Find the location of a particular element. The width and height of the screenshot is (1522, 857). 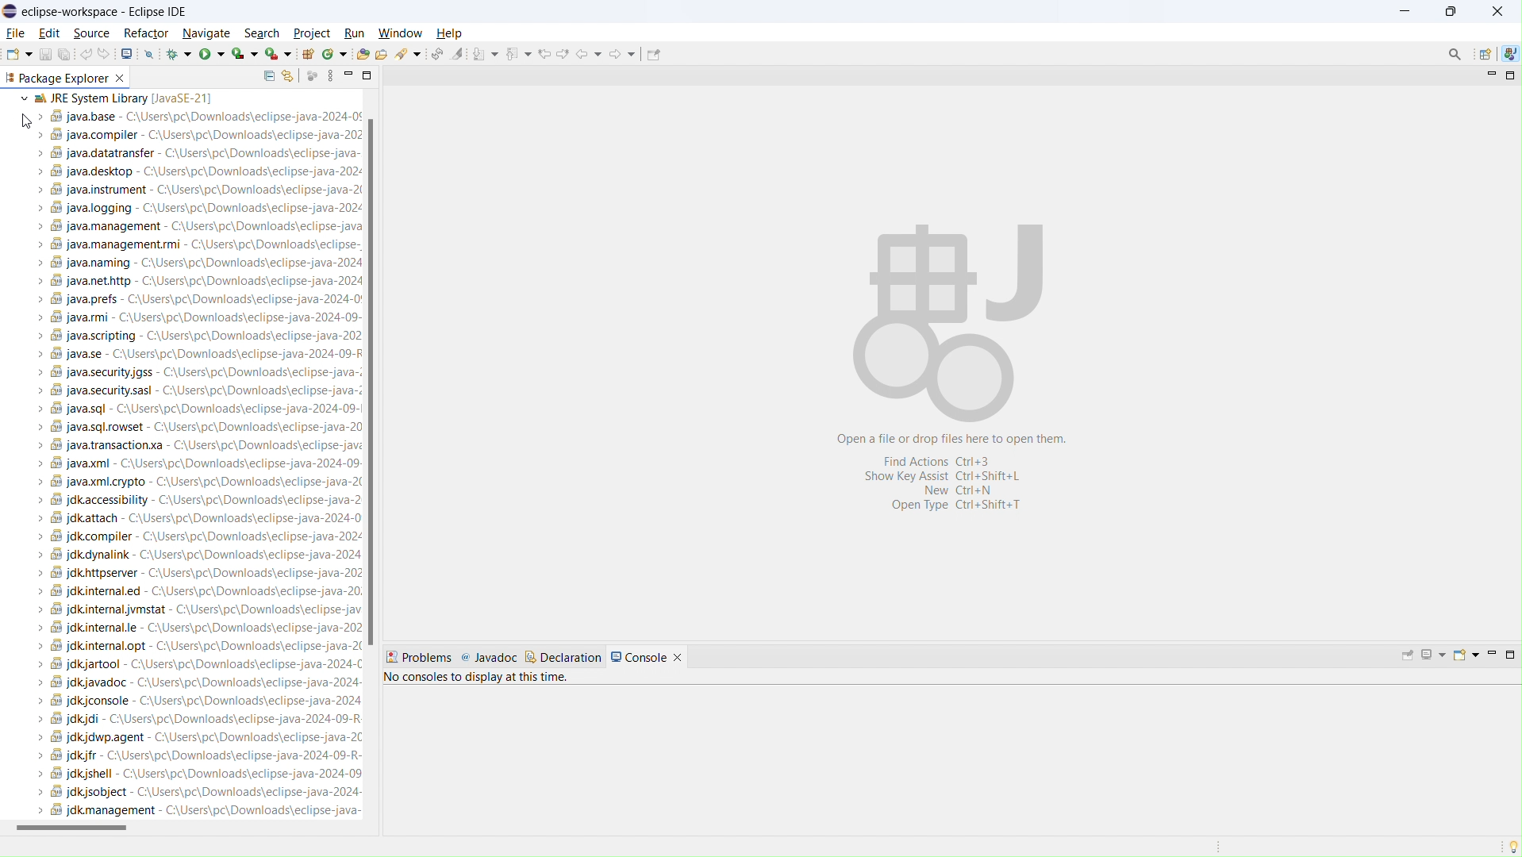

horizontal scroll bar is located at coordinates (193, 832).